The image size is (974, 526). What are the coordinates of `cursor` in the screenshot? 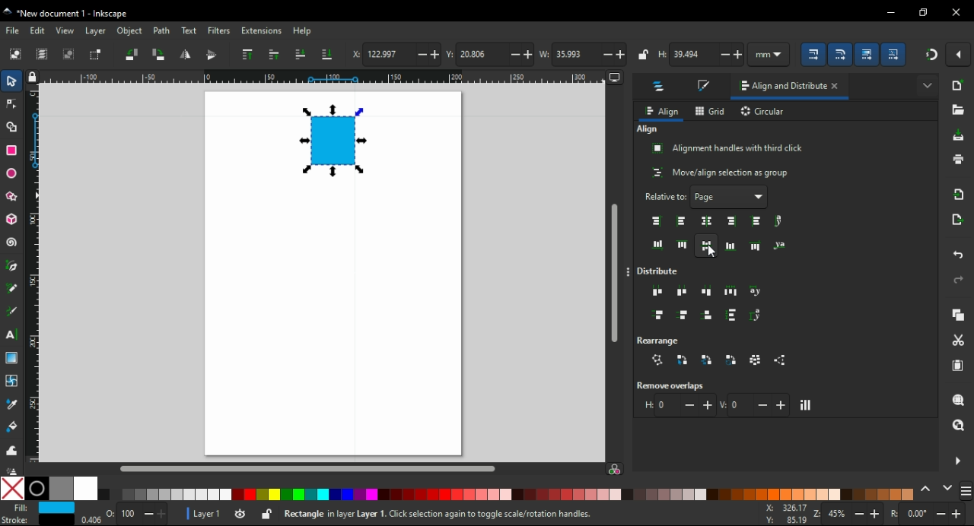 It's located at (712, 252).